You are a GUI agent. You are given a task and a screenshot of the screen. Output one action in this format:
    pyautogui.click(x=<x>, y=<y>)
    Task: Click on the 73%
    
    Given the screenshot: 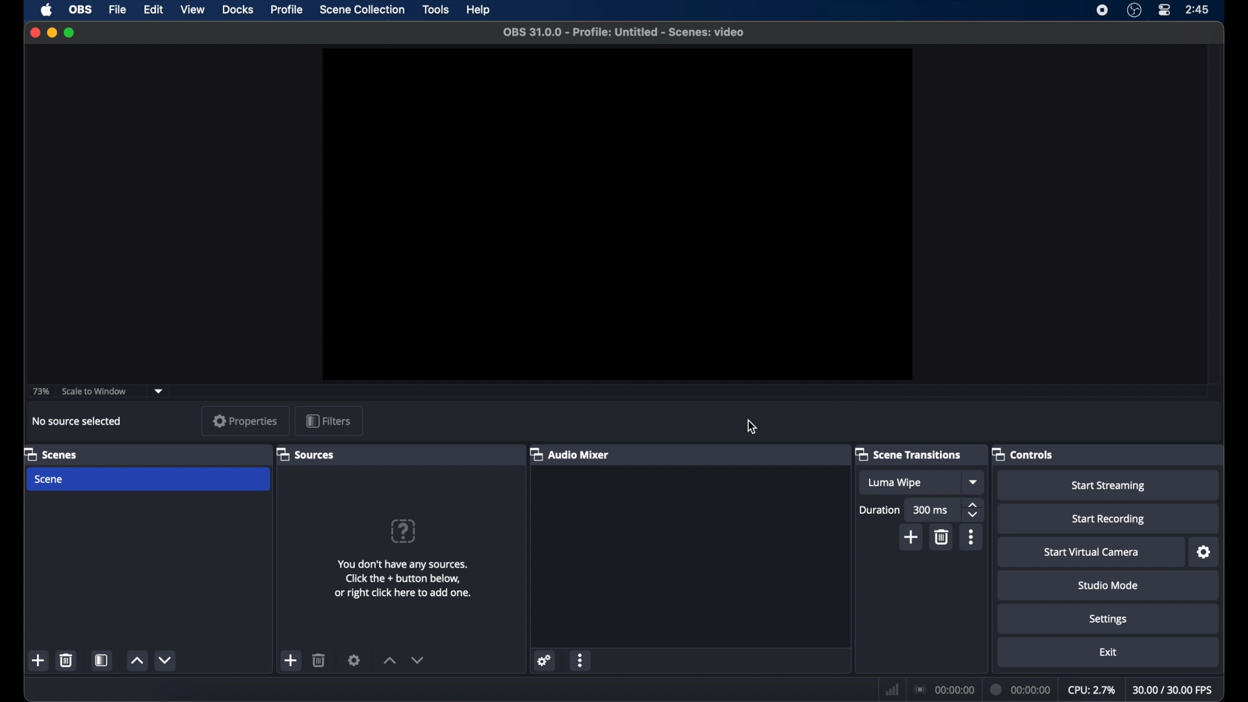 What is the action you would take?
    pyautogui.click(x=40, y=392)
    